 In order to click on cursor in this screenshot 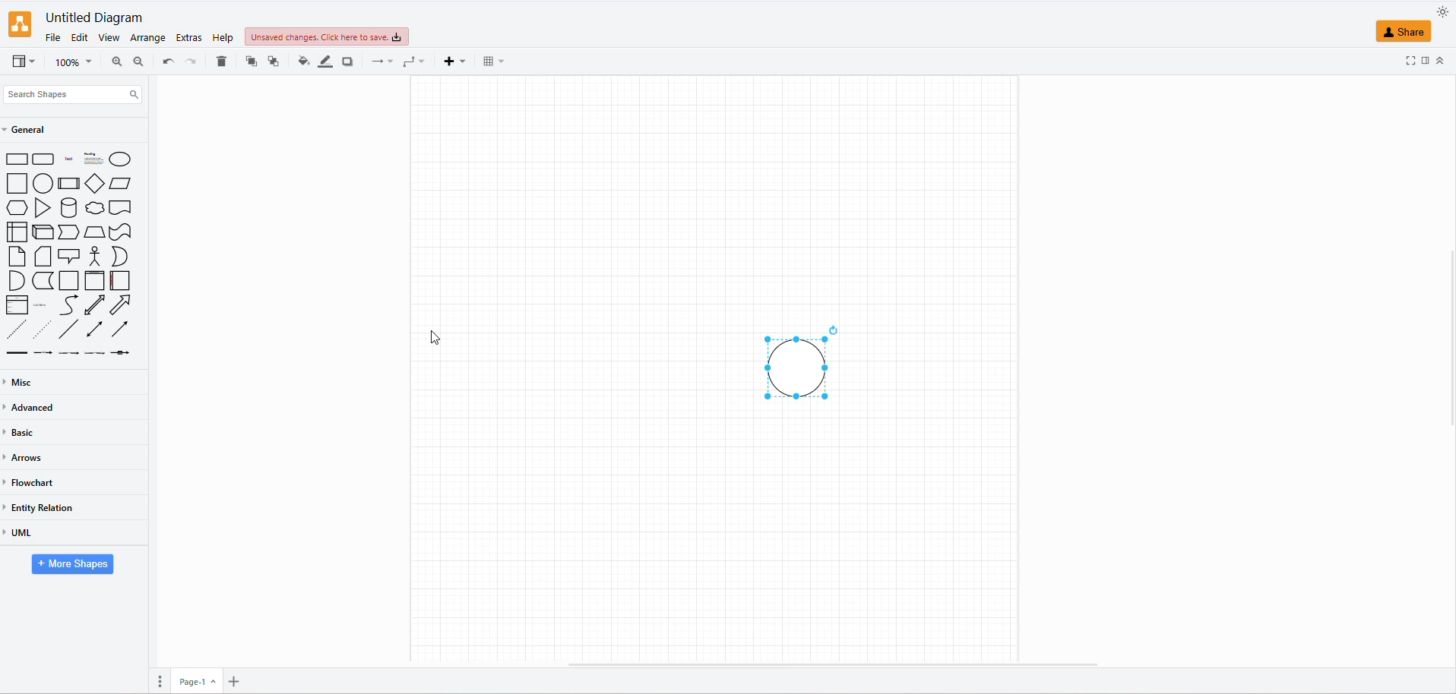, I will do `click(438, 335)`.